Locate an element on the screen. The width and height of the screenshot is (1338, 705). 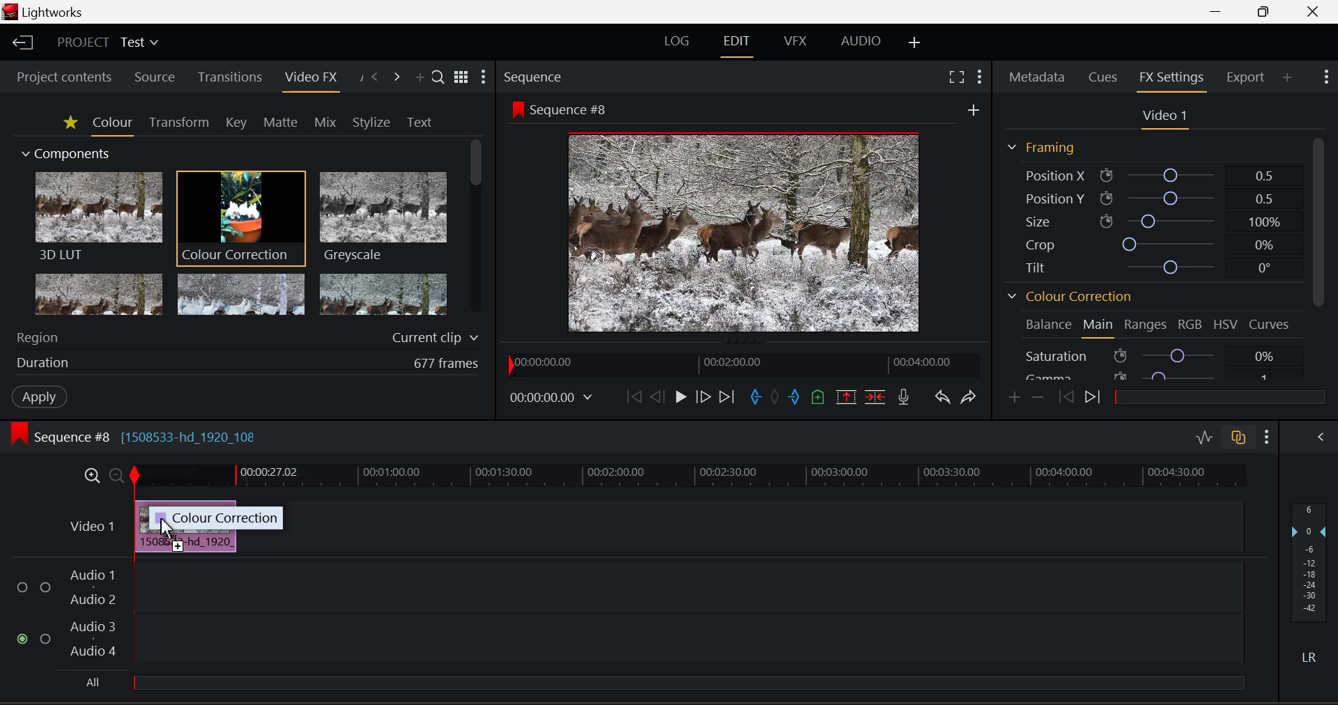
Video Layer is located at coordinates (93, 526).